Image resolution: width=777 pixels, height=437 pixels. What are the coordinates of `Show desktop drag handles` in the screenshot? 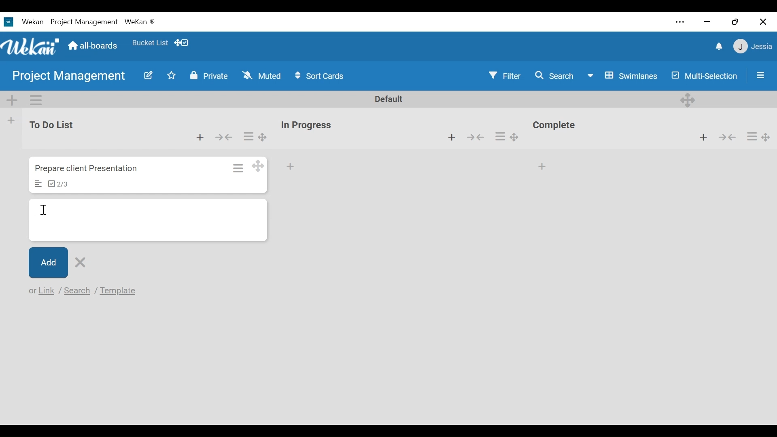 It's located at (183, 42).